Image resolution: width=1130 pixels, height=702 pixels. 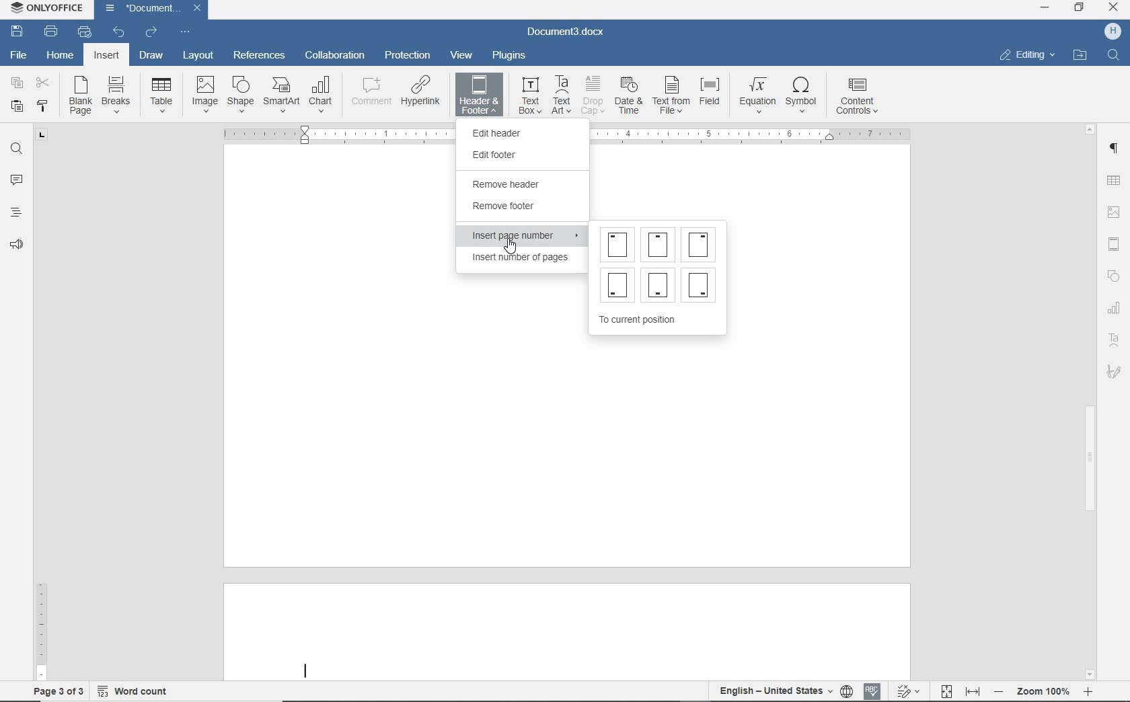 I want to click on PARAGRAPH SETTINGS, so click(x=1115, y=149).